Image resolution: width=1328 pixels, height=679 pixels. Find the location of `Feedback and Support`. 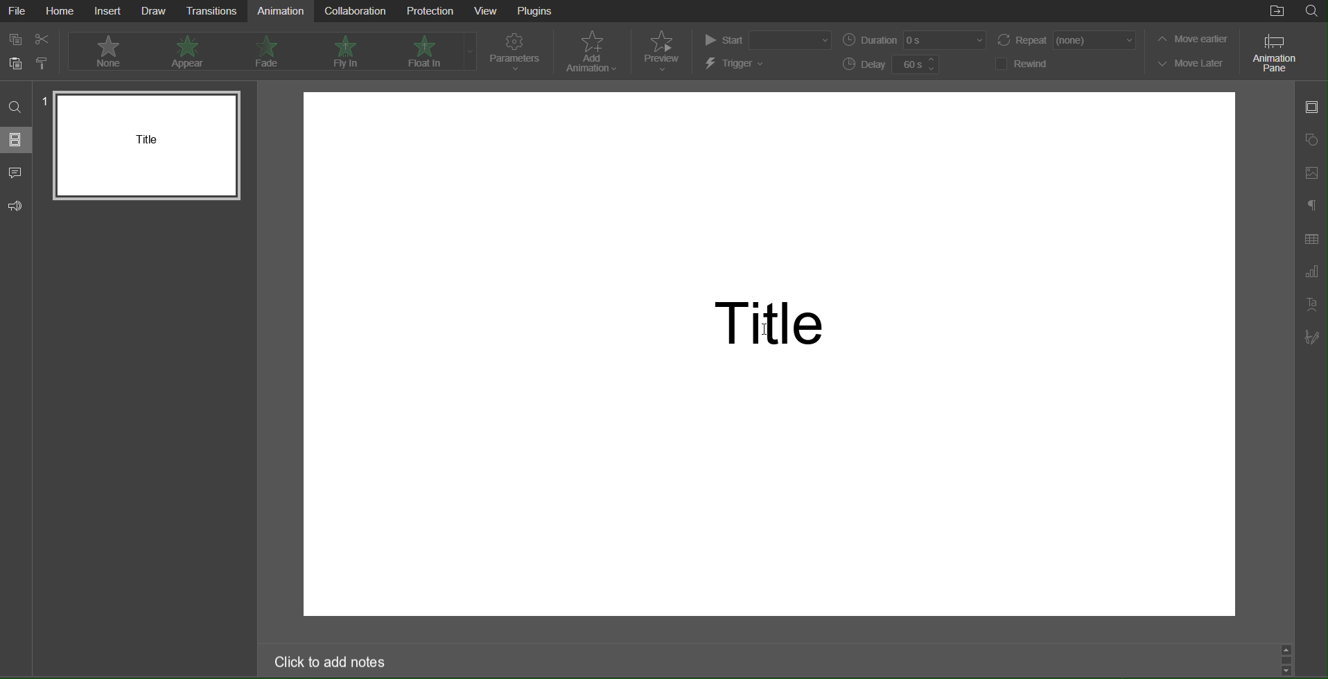

Feedback and Support is located at coordinates (17, 204).